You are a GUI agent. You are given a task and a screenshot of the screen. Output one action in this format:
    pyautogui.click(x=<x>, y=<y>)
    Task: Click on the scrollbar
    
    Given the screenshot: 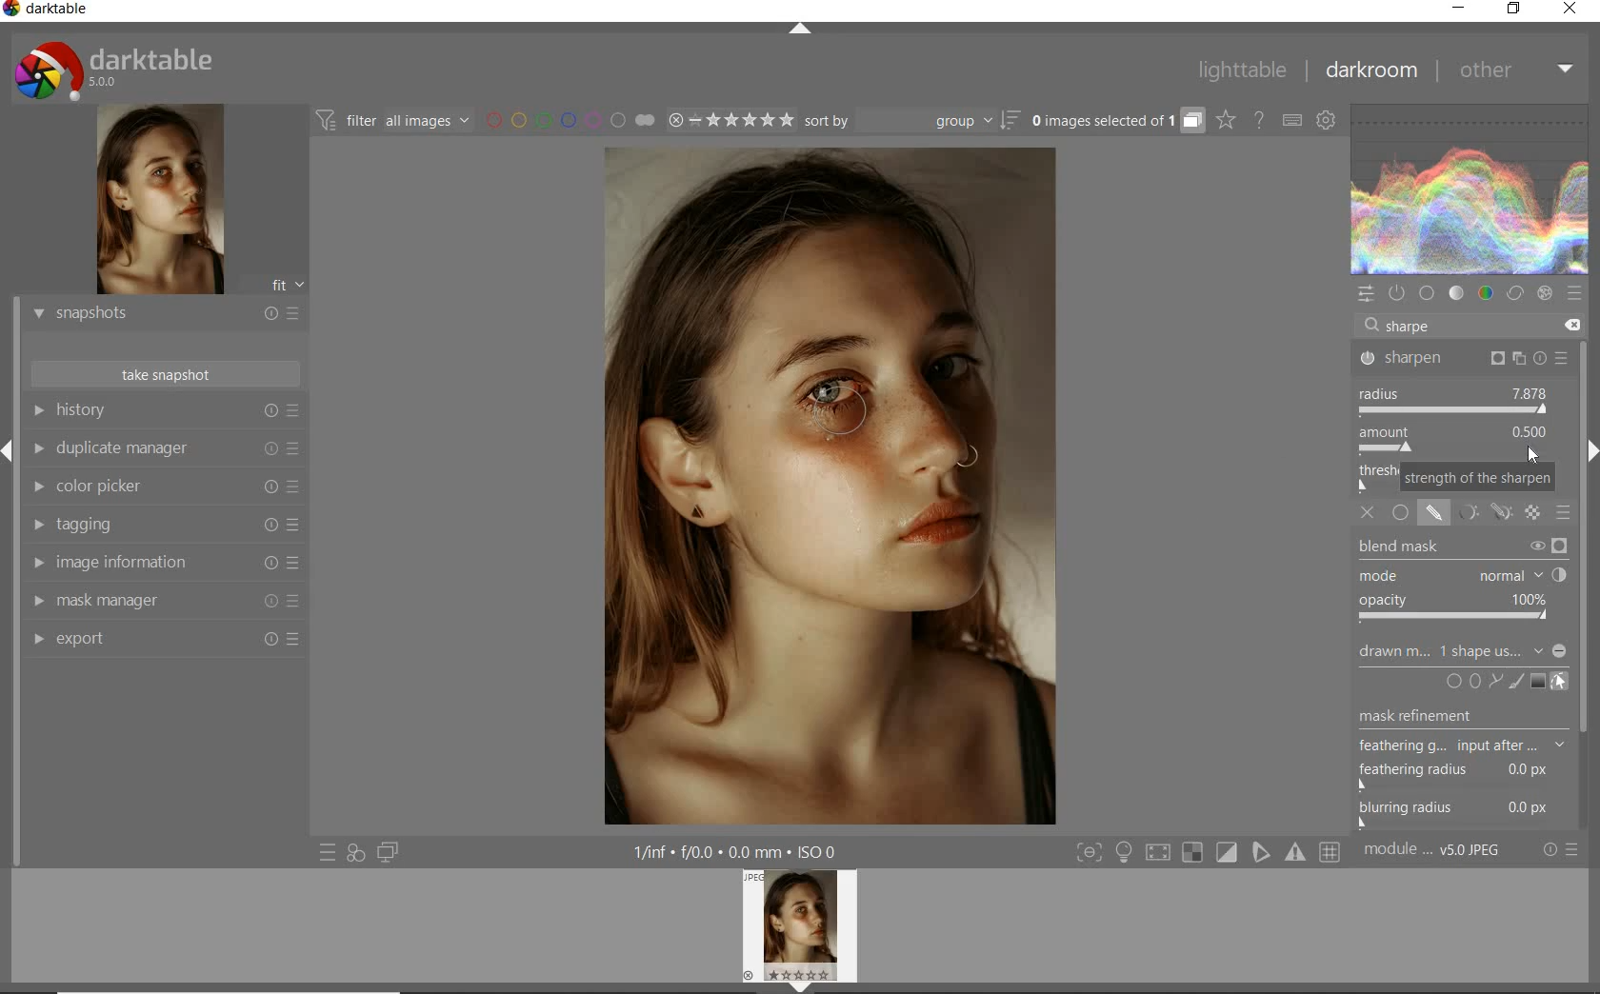 What is the action you would take?
    pyautogui.click(x=1589, y=584)
    